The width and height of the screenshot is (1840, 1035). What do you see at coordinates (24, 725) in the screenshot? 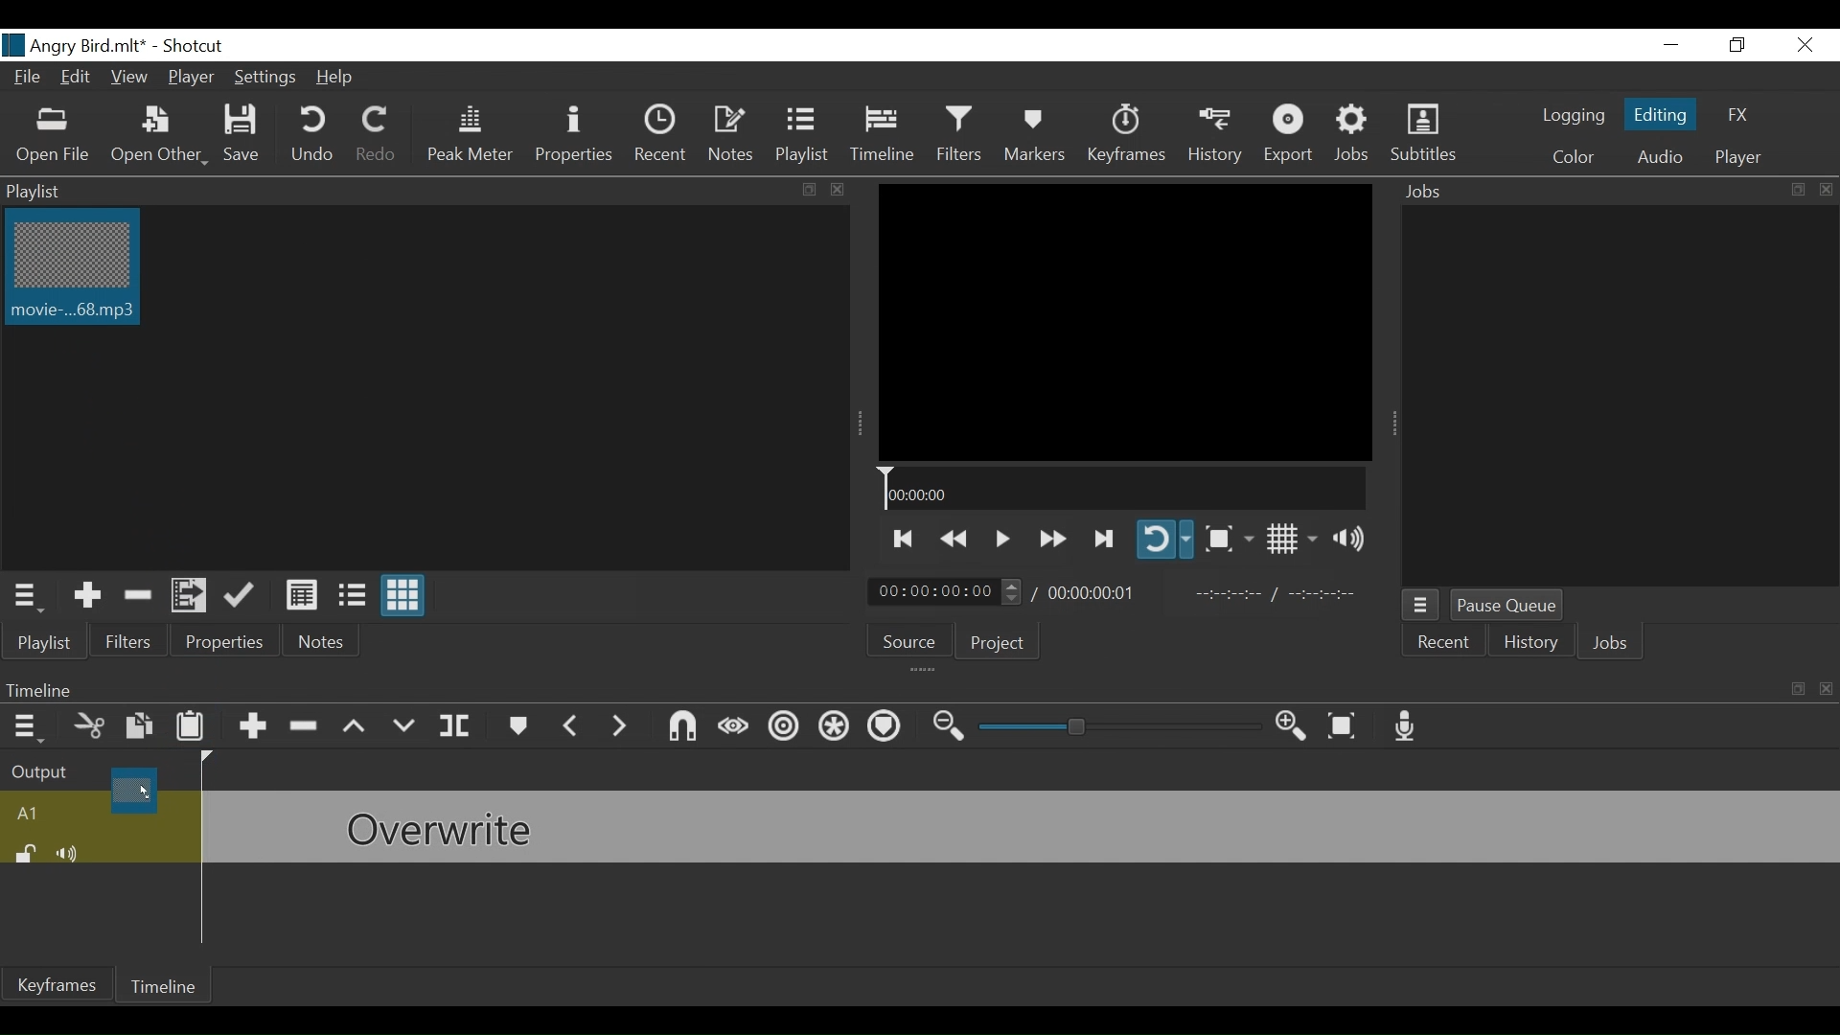
I see `Timeline menu` at bounding box center [24, 725].